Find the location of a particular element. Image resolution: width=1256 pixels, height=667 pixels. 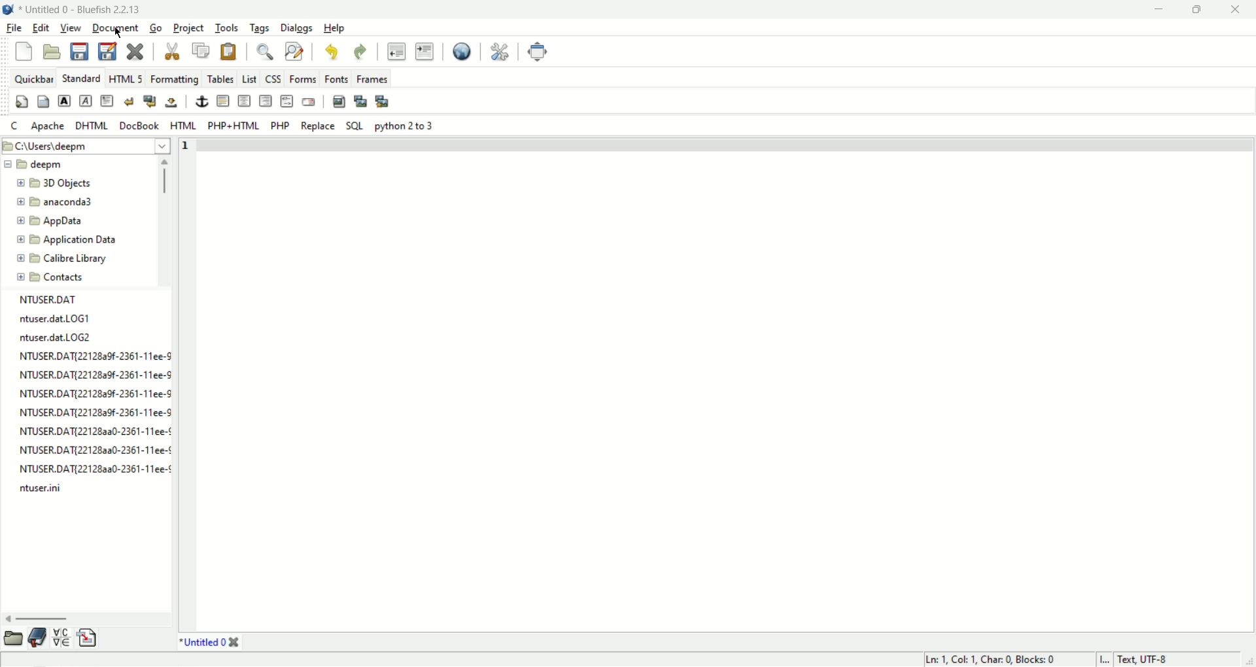

DHTML is located at coordinates (92, 126).